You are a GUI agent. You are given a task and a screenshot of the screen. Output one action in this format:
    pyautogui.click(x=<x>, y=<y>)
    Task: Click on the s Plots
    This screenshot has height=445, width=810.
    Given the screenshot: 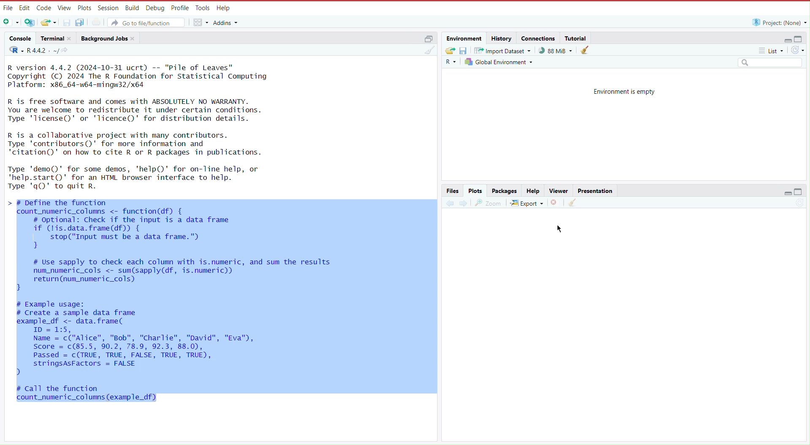 What is the action you would take?
    pyautogui.click(x=475, y=190)
    